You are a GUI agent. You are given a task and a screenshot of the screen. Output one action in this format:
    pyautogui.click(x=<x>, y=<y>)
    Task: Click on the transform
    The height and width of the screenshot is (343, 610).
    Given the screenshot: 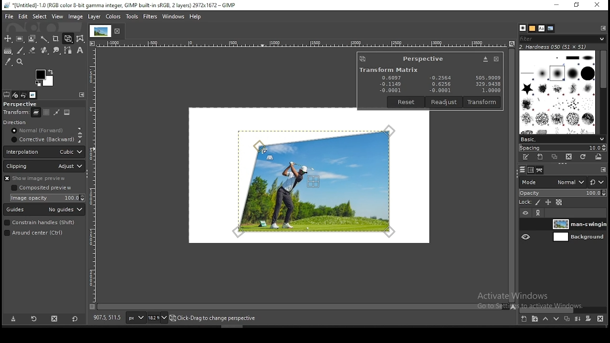 What is the action you would take?
    pyautogui.click(x=483, y=102)
    